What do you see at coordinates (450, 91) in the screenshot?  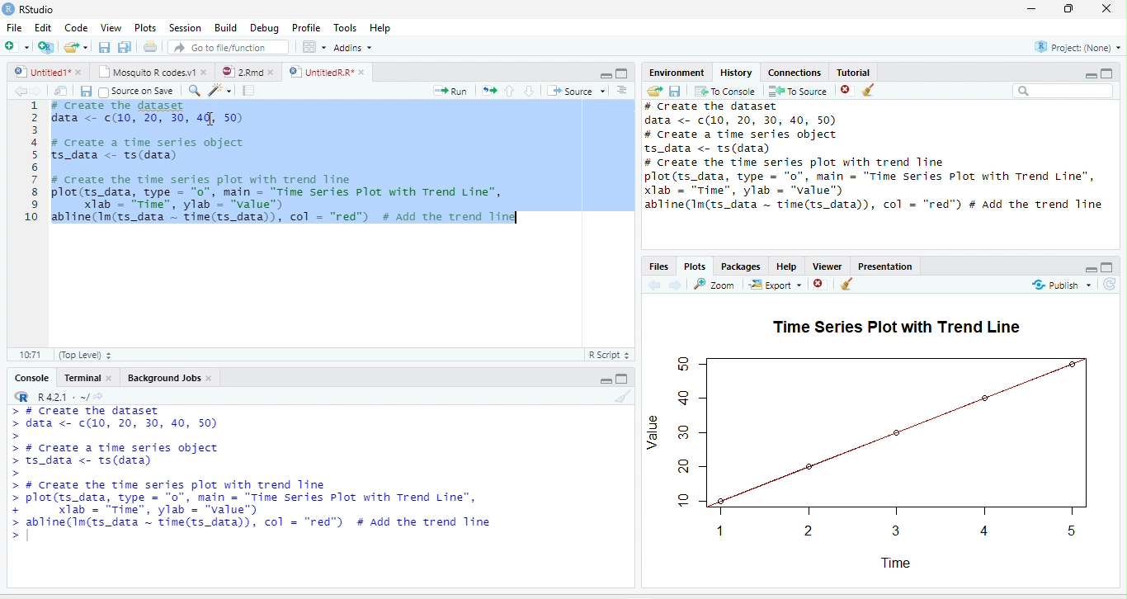 I see `Run` at bounding box center [450, 91].